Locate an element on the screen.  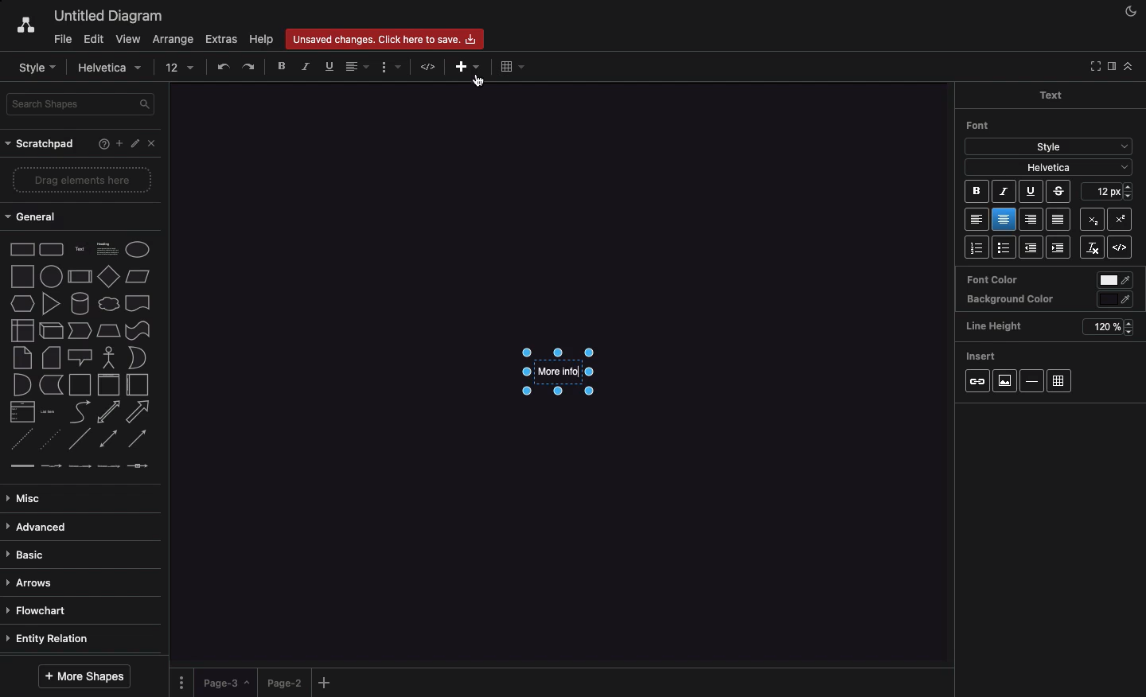
link is located at coordinates (21, 465).